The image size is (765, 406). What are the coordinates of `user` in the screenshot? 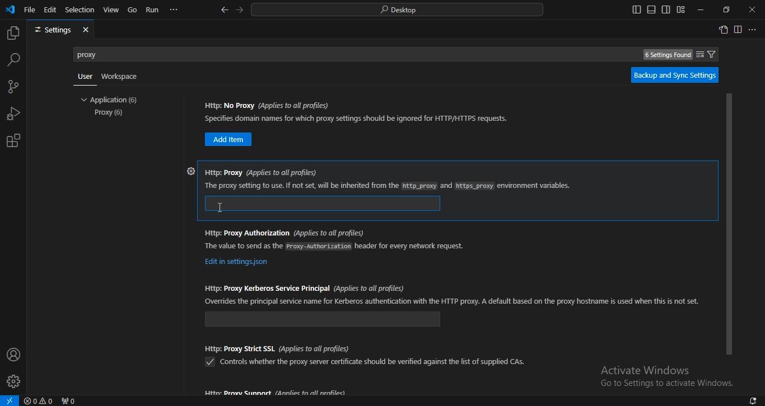 It's located at (85, 77).